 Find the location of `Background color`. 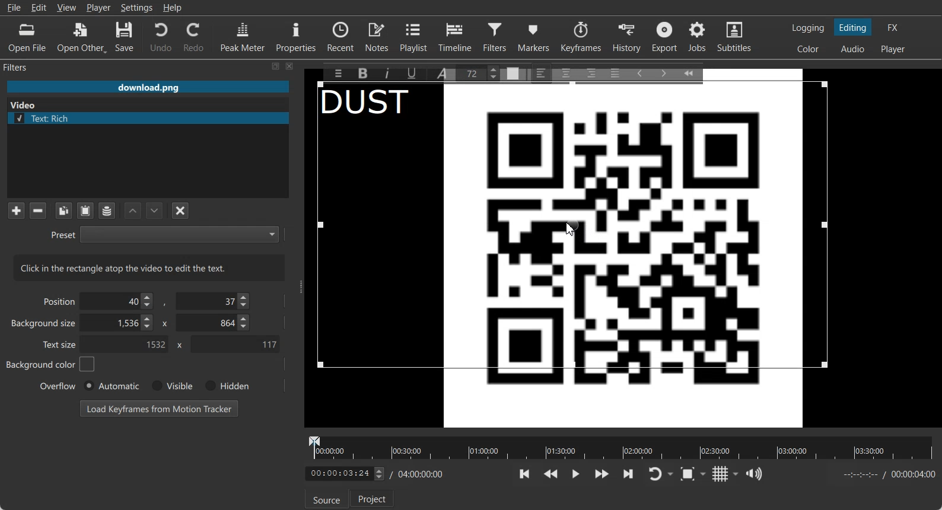

Background color is located at coordinates (50, 365).